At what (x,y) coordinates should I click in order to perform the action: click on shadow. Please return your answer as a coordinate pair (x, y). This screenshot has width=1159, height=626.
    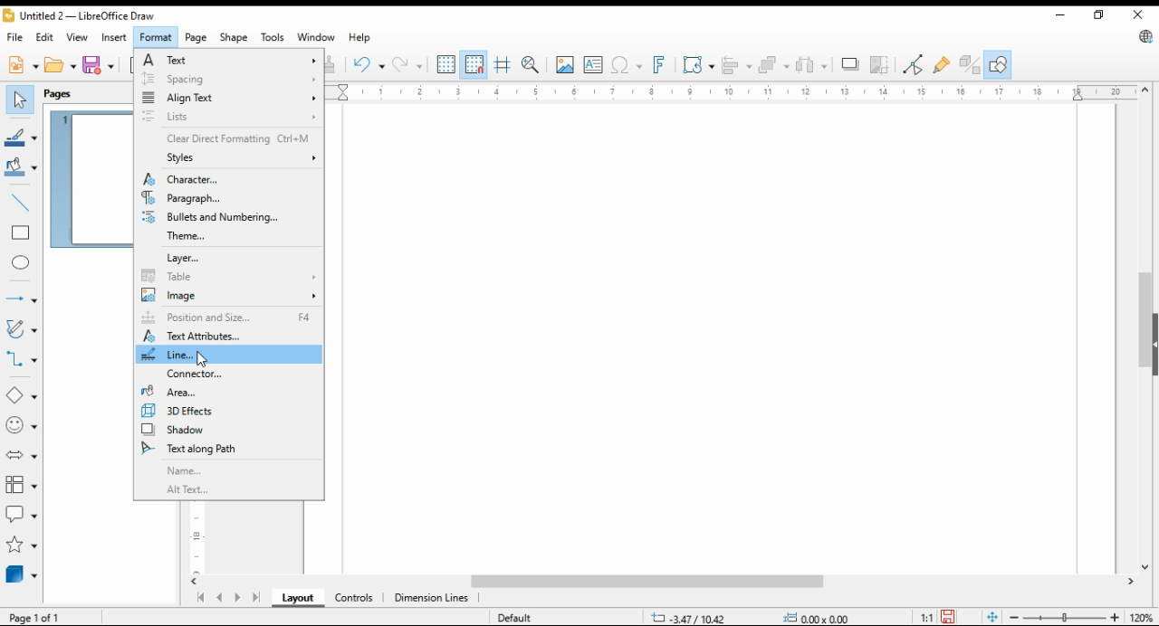
    Looking at the image, I should click on (850, 64).